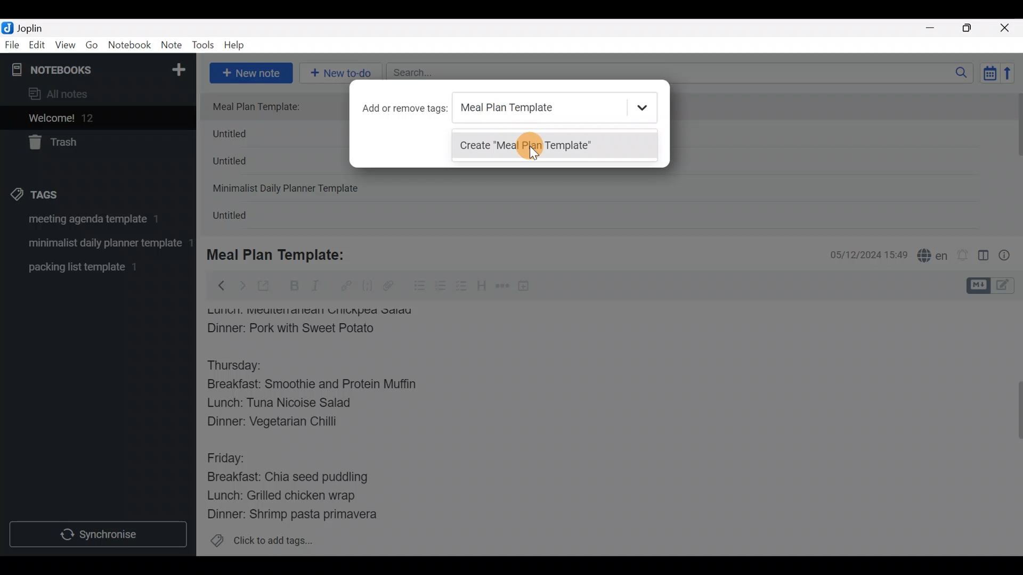 This screenshot has width=1023, height=575. Describe the element at coordinates (95, 95) in the screenshot. I see `All notes` at that location.